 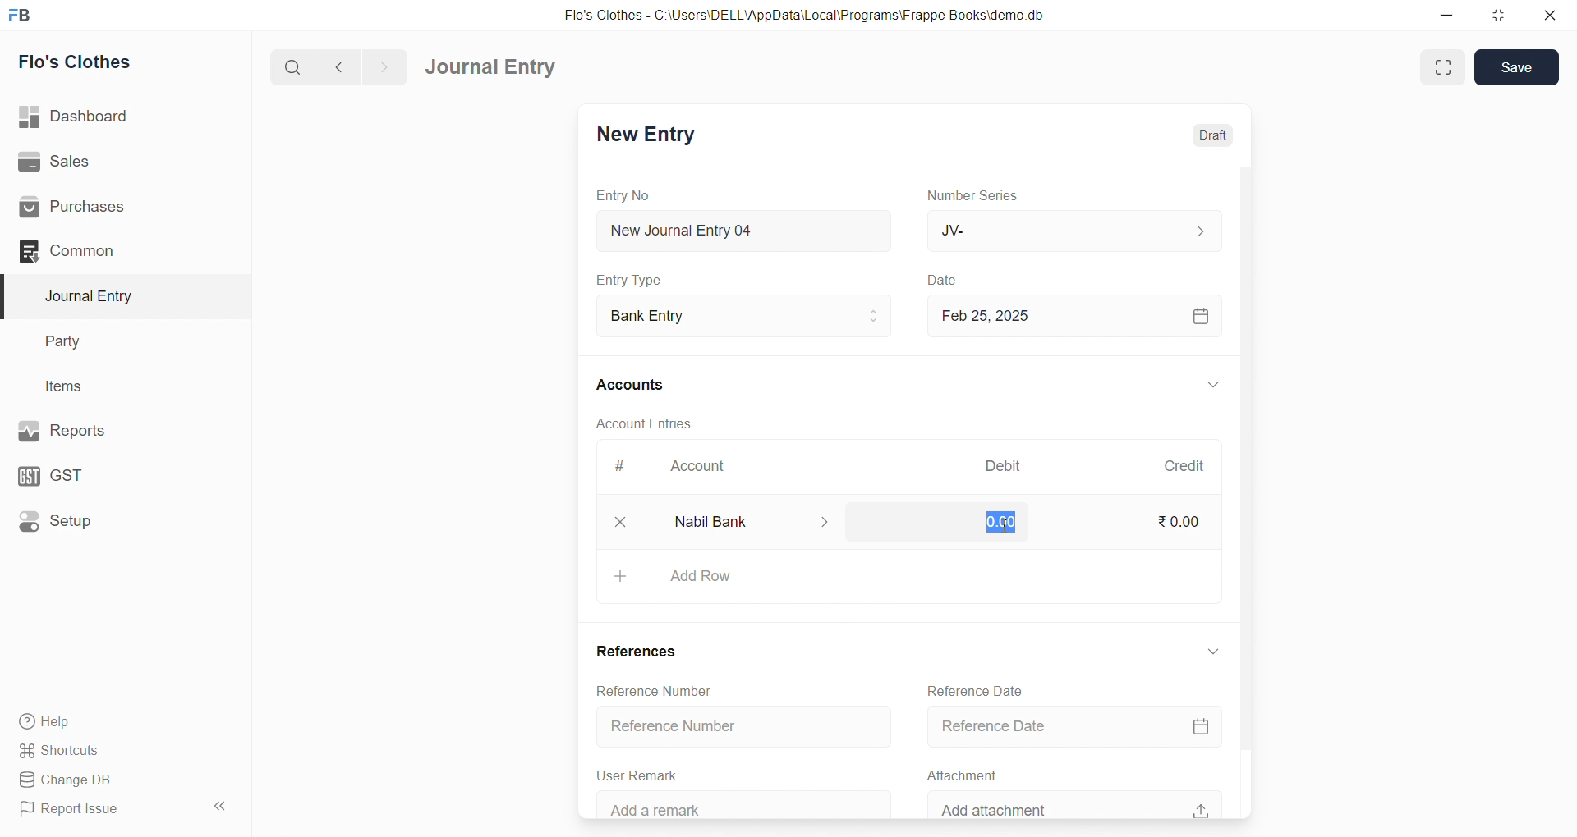 I want to click on cursor, so click(x=1000, y=525).